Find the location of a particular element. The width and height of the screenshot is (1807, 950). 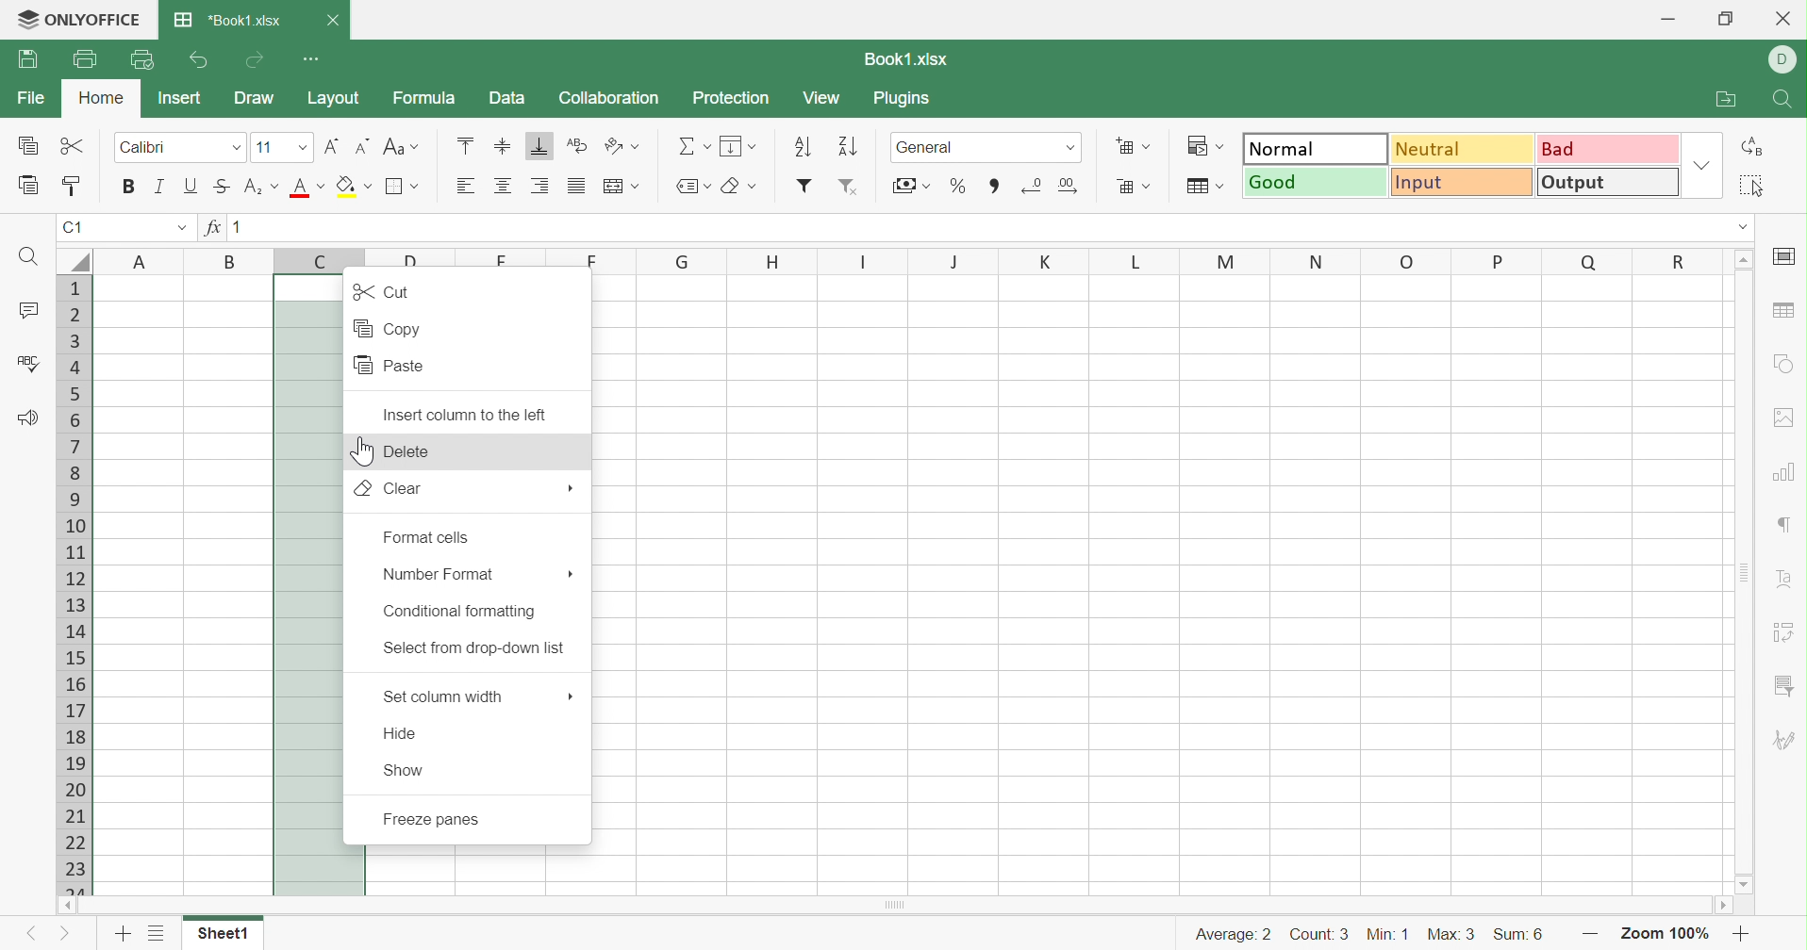

Justified is located at coordinates (573, 185).